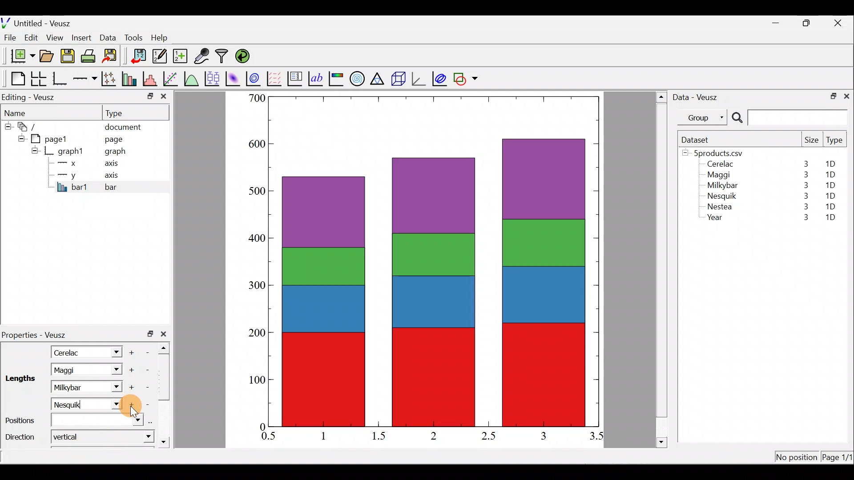 The width and height of the screenshot is (854, 480). What do you see at coordinates (662, 268) in the screenshot?
I see `scroll bar` at bounding box center [662, 268].